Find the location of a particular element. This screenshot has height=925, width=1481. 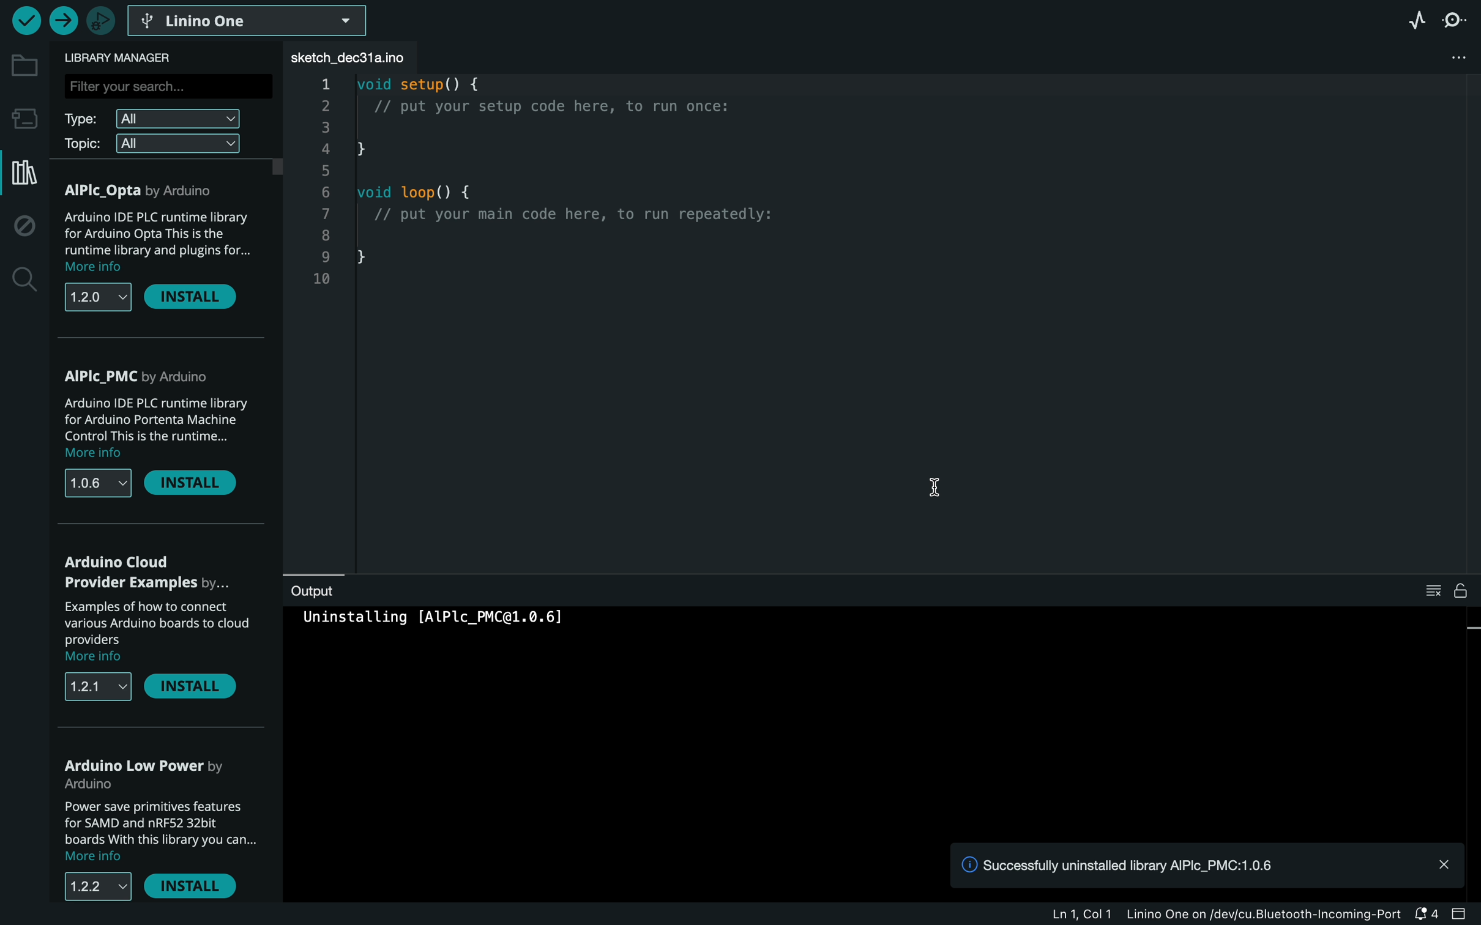

topic filter is located at coordinates (152, 143).